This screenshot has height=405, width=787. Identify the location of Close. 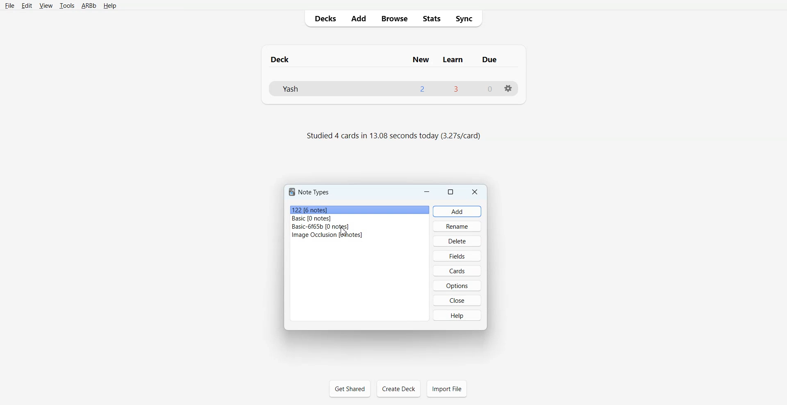
(475, 192).